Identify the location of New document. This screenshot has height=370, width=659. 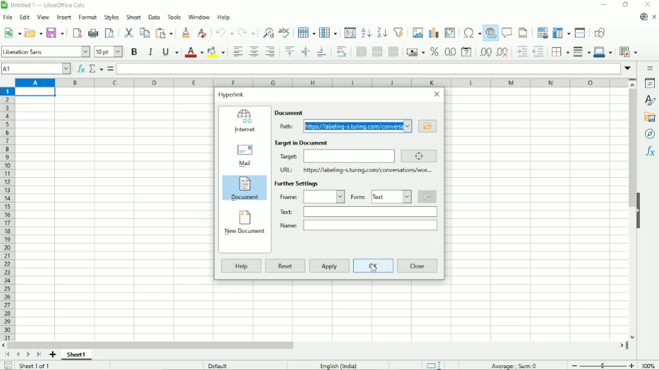
(244, 223).